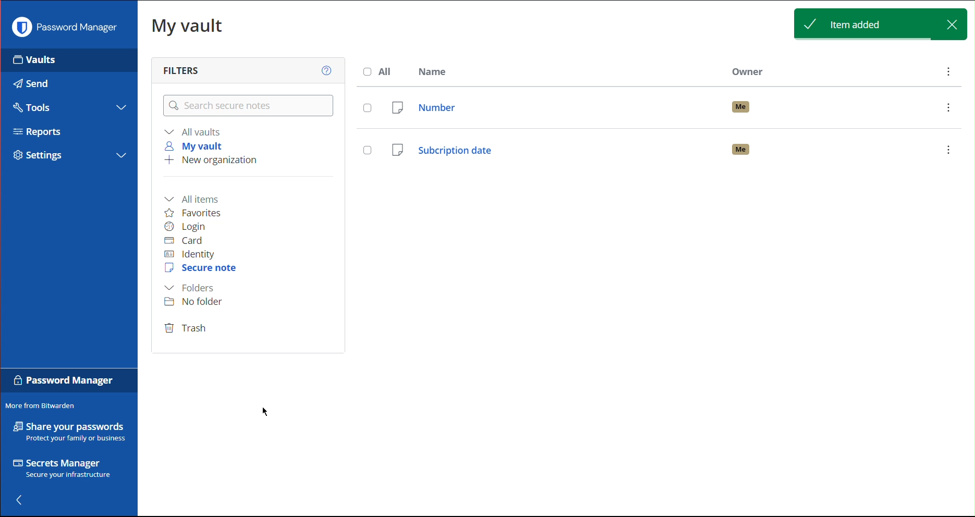  Describe the element at coordinates (43, 155) in the screenshot. I see `Settings` at that location.